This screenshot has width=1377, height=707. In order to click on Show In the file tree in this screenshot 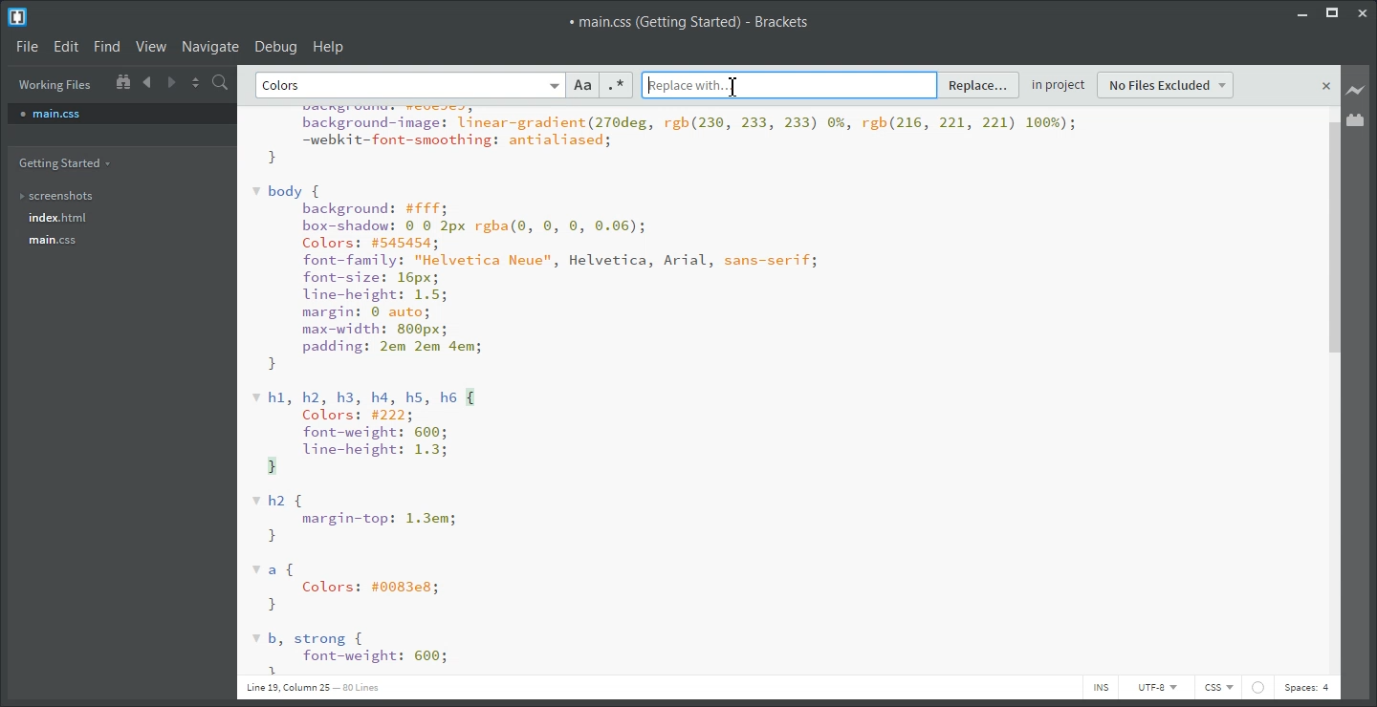, I will do `click(122, 80)`.